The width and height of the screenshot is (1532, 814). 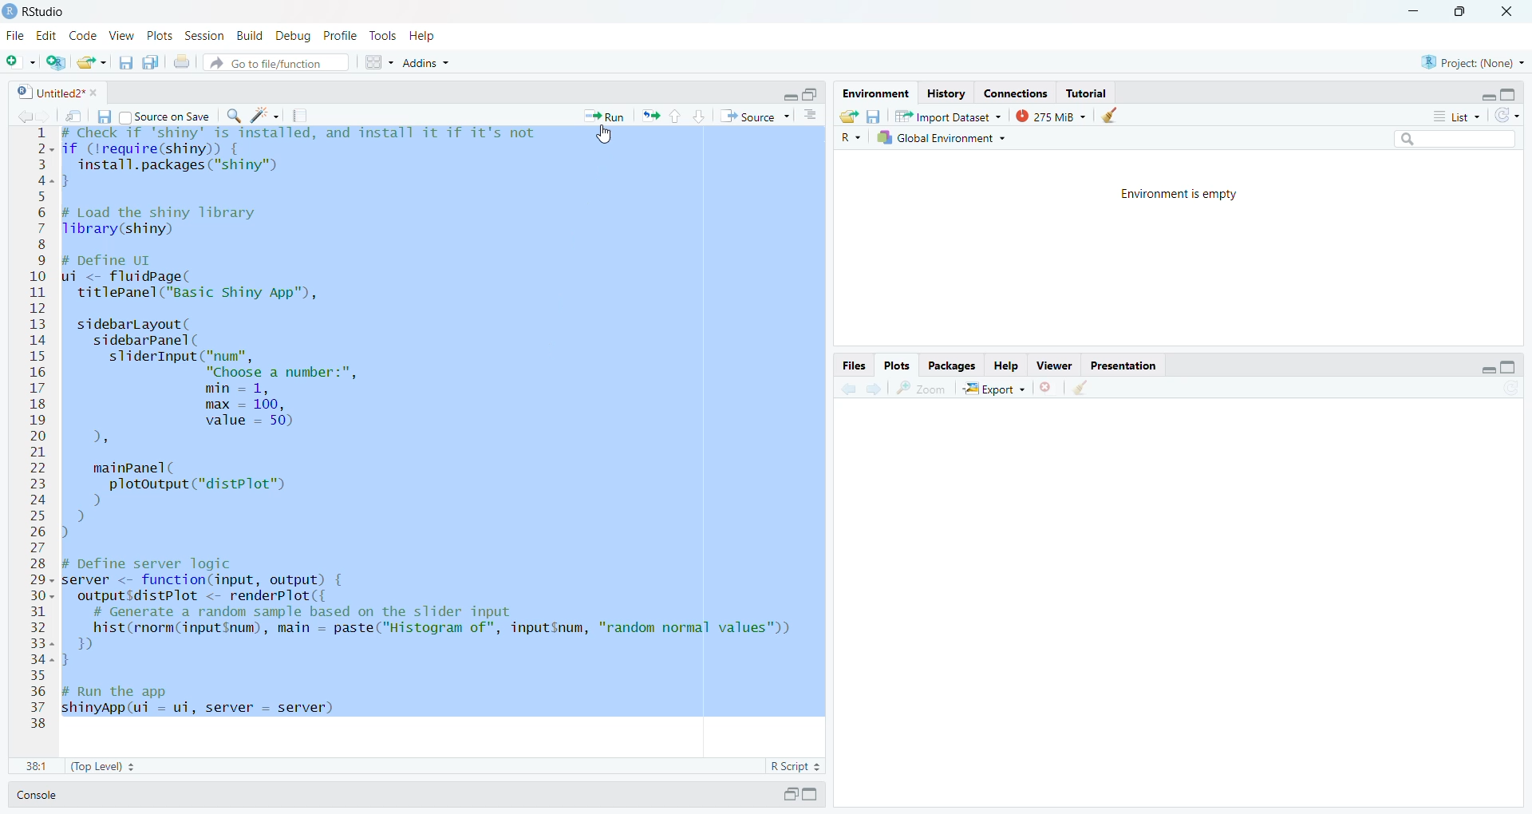 I want to click on Export, so click(x=993, y=388).